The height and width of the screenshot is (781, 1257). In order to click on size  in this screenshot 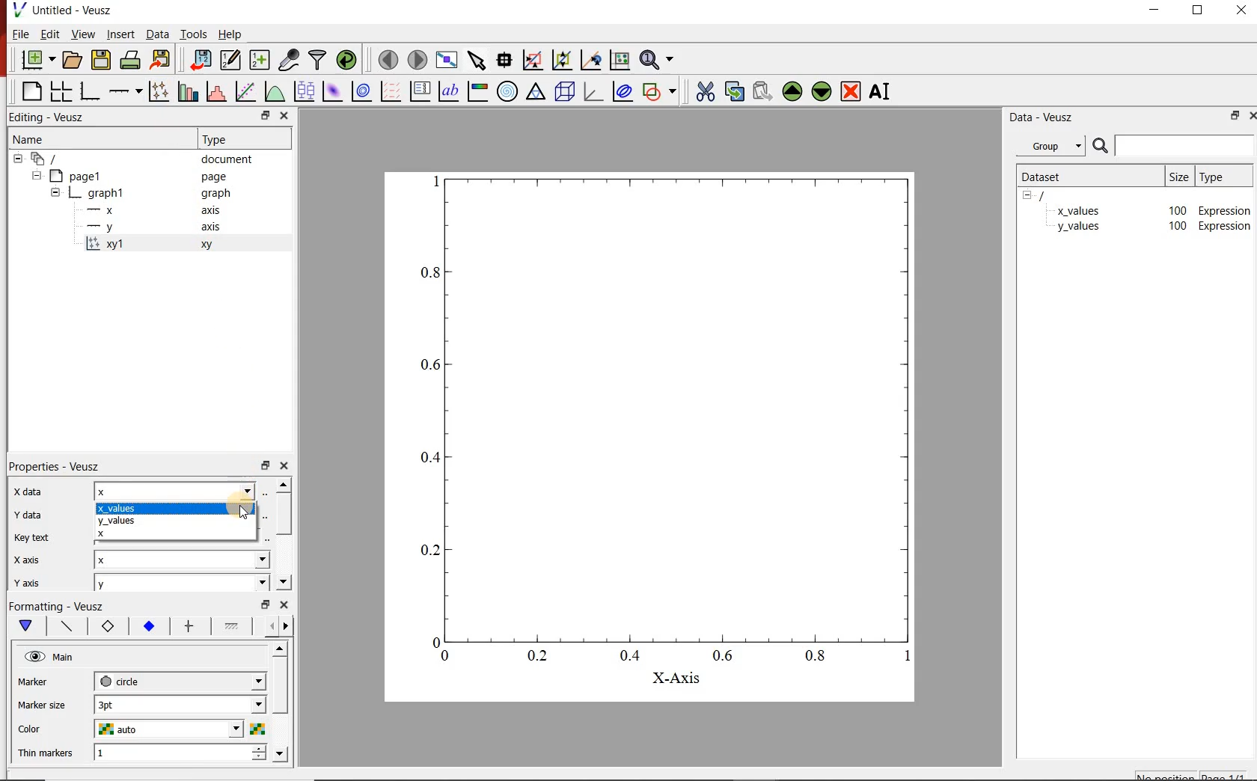, I will do `click(1180, 177)`.